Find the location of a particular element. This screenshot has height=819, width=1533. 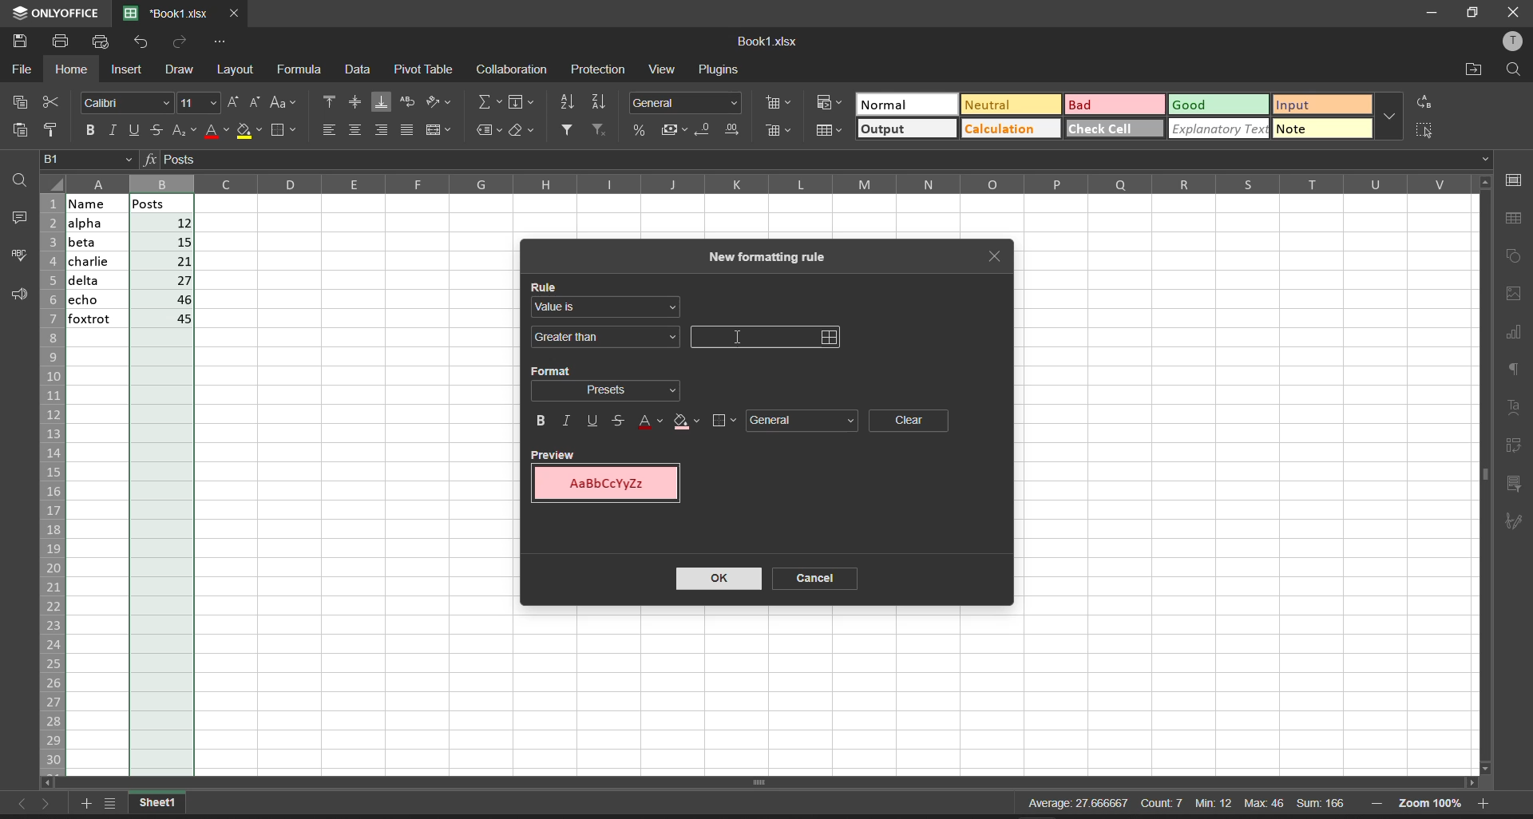

input is located at coordinates (1295, 105).